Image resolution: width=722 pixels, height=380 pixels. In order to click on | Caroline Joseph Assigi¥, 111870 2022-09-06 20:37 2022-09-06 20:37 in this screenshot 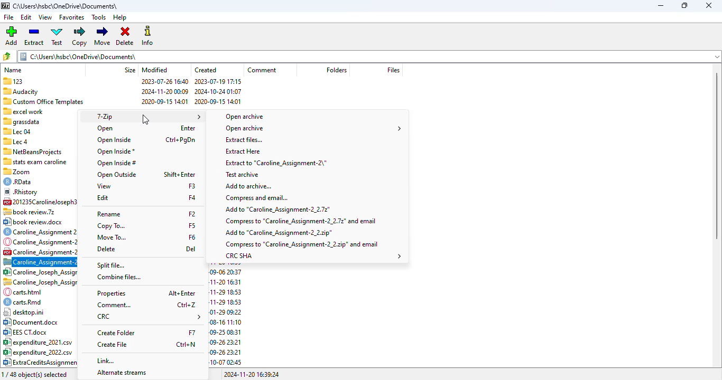, I will do `click(40, 272)`.